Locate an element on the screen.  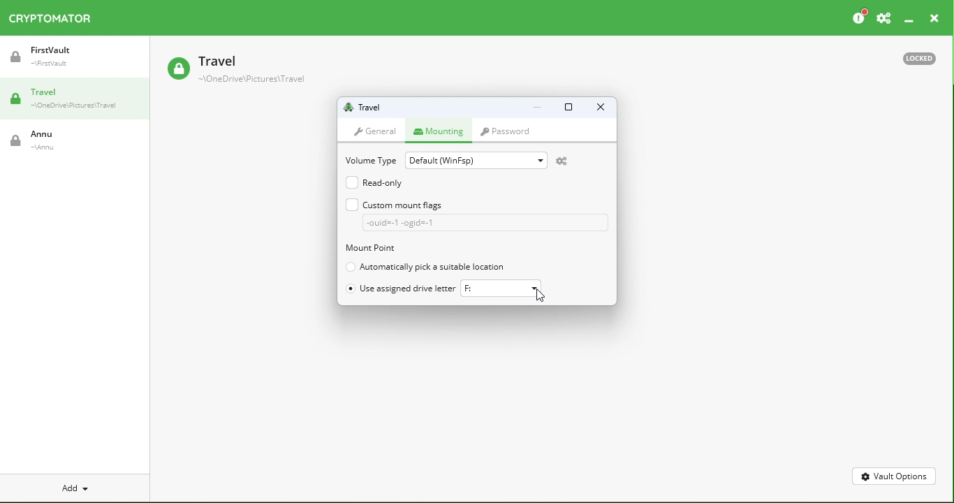
Preferences is located at coordinates (883, 16).